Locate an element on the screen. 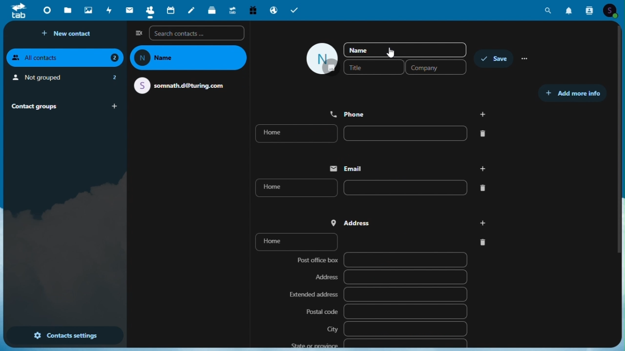 The height and width of the screenshot is (351, 625). Contacts is located at coordinates (591, 11).